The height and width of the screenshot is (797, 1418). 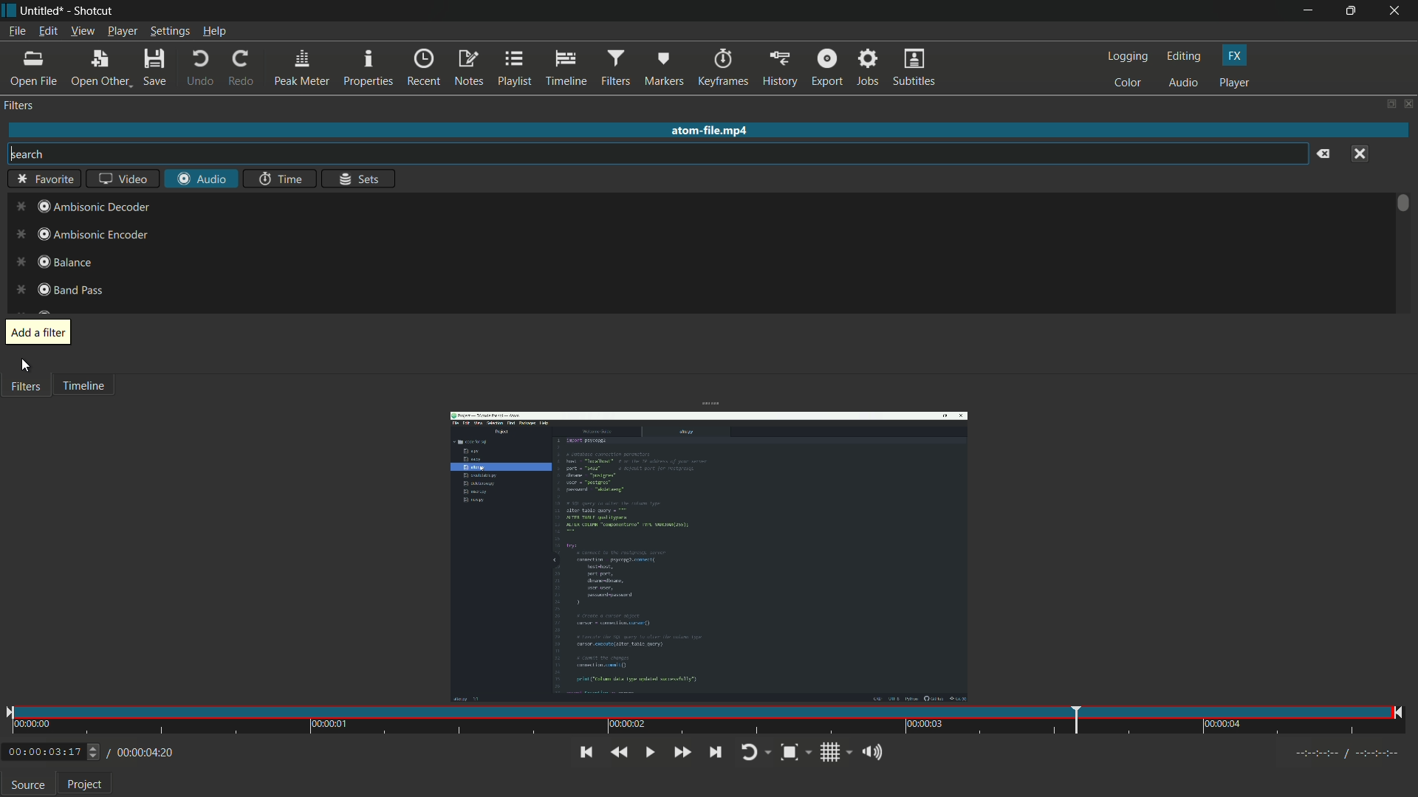 I want to click on maximize, so click(x=1353, y=11).